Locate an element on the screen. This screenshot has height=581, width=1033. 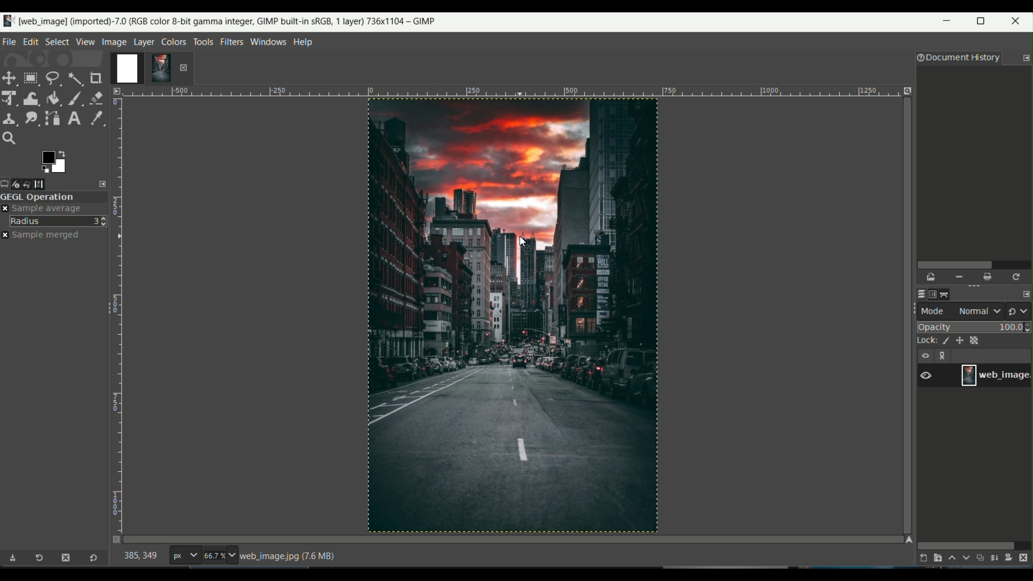
unified transform tool is located at coordinates (10, 97).